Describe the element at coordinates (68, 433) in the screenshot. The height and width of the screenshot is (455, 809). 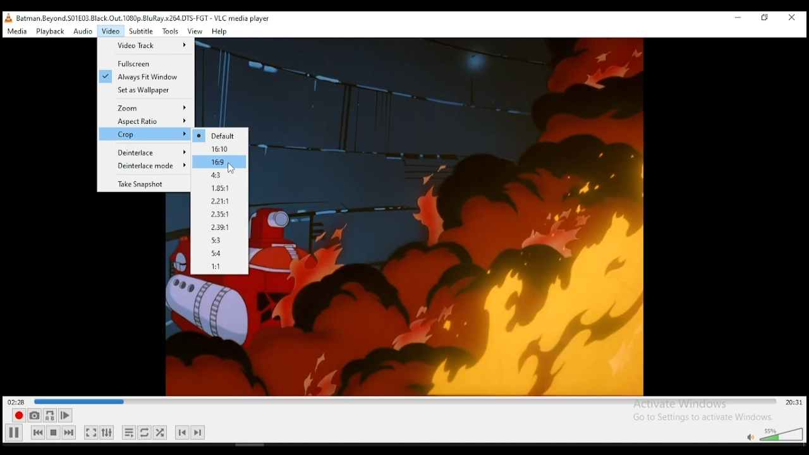
I see `next media in playlist, skips forward when held` at that location.